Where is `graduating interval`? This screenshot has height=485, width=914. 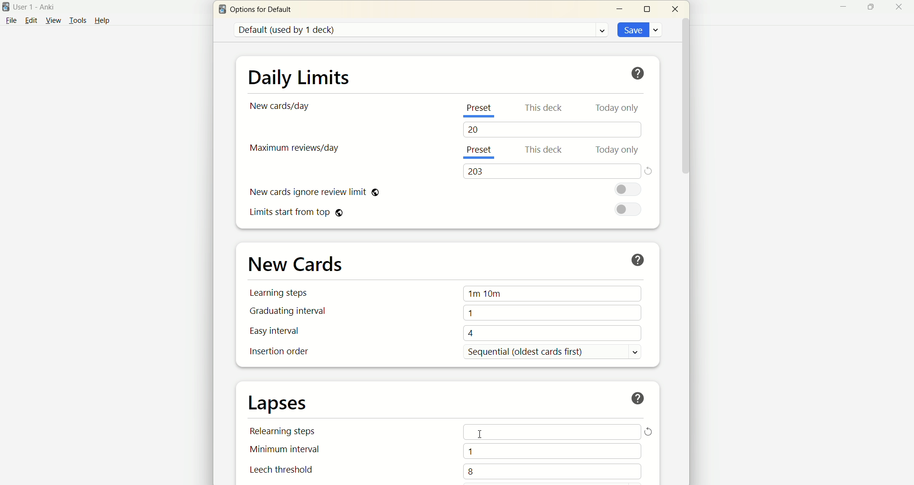 graduating interval is located at coordinates (286, 311).